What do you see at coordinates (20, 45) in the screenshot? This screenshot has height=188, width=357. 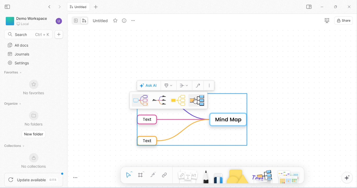 I see `all docs` at bounding box center [20, 45].